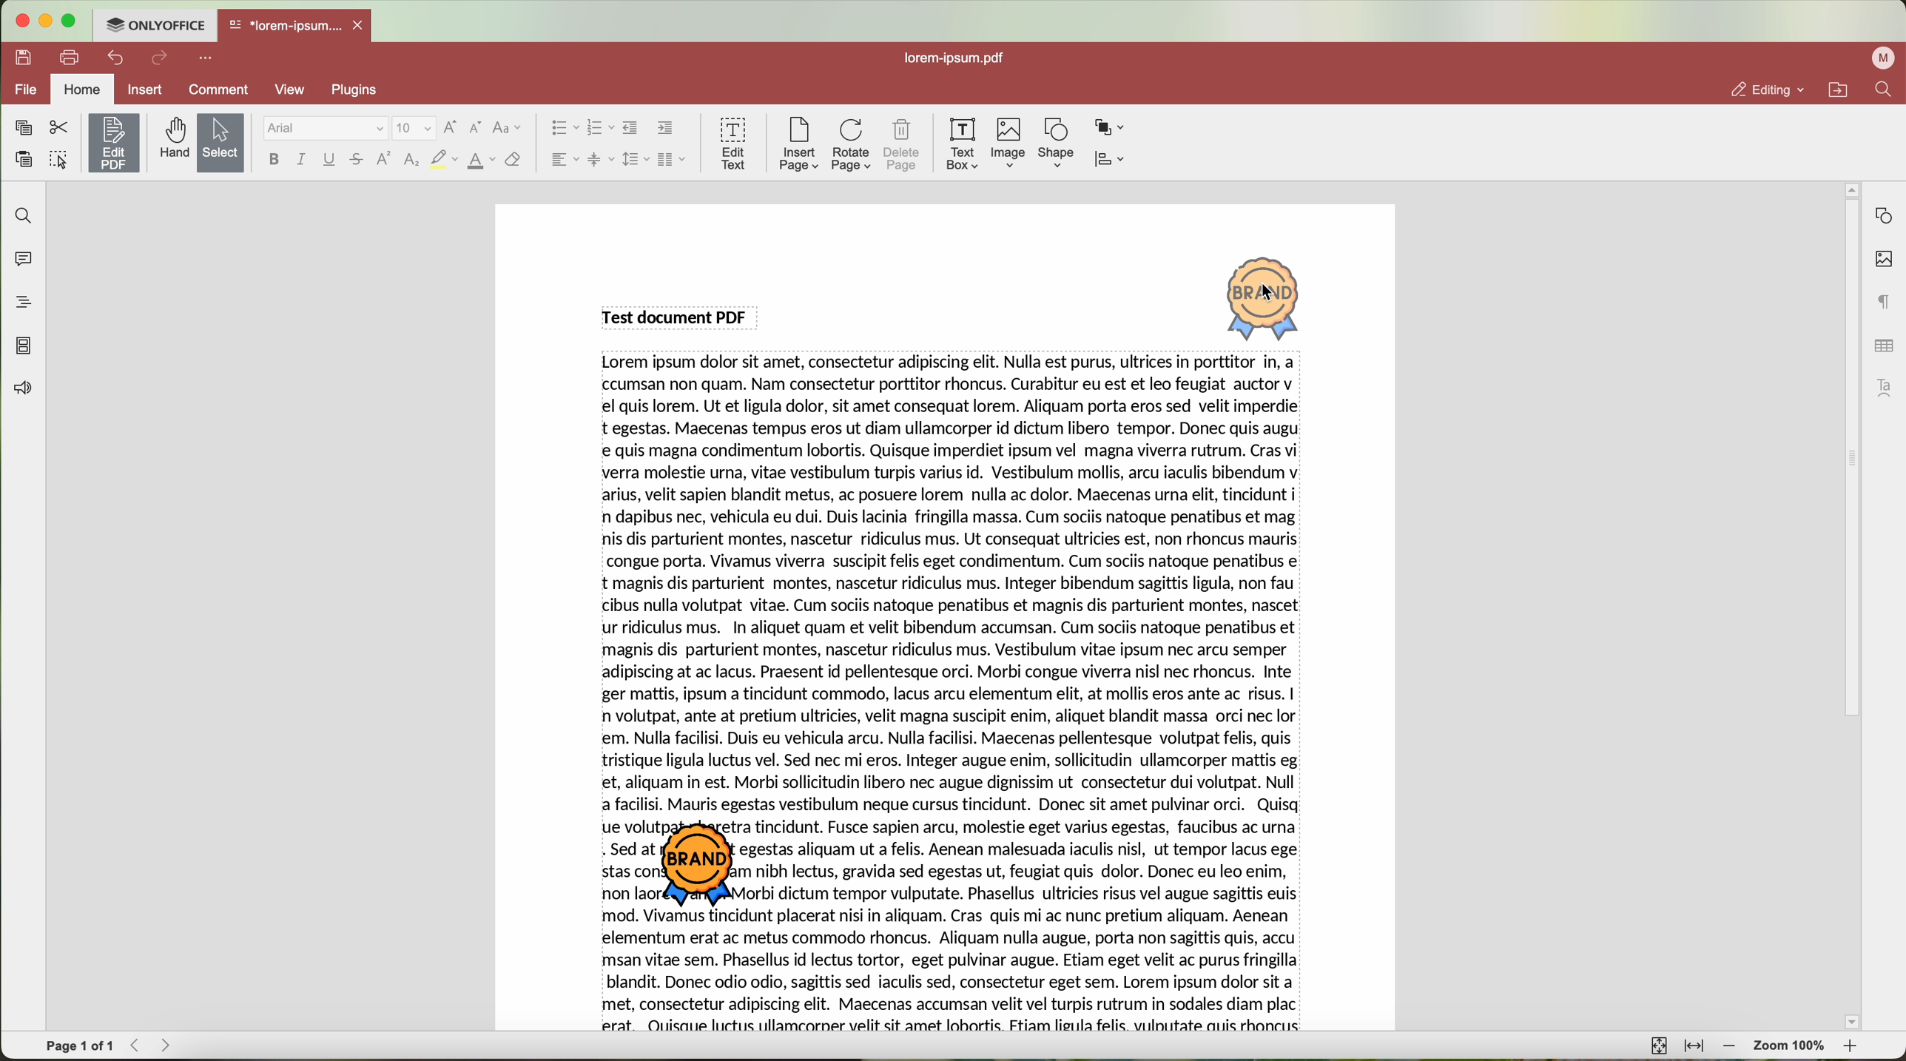 This screenshot has height=1061, width=1906. What do you see at coordinates (363, 90) in the screenshot?
I see `plugins` at bounding box center [363, 90].